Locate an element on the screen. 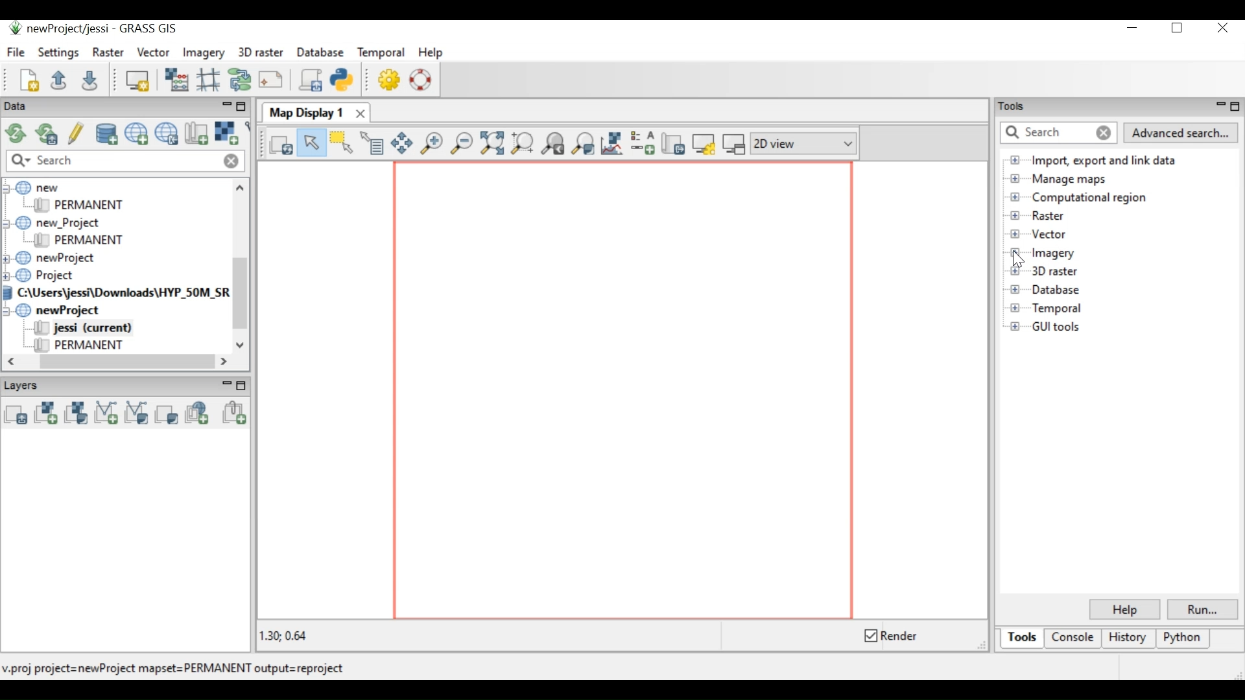  Horizontal Scroll bar is located at coordinates (126, 363).